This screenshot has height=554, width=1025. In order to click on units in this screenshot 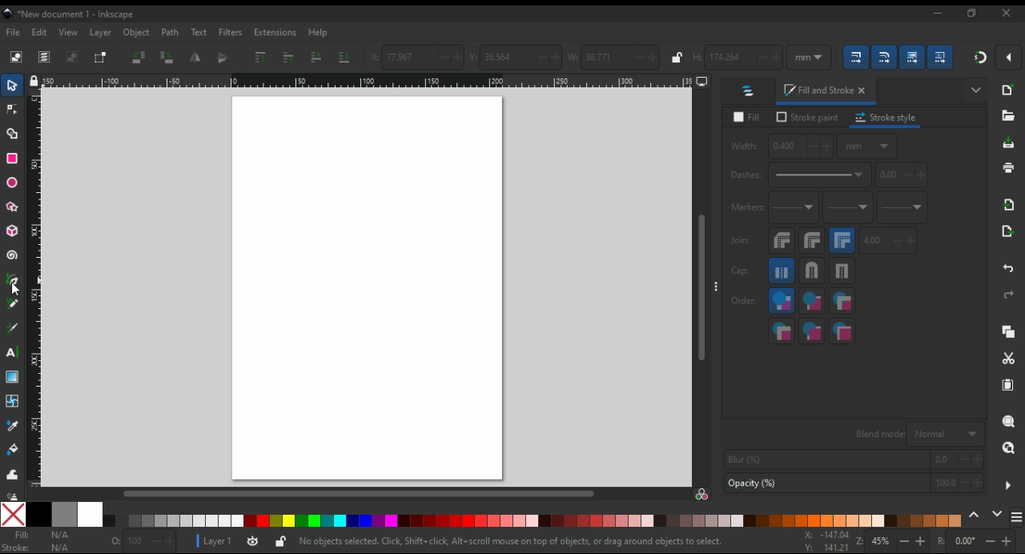, I will do `click(868, 146)`.